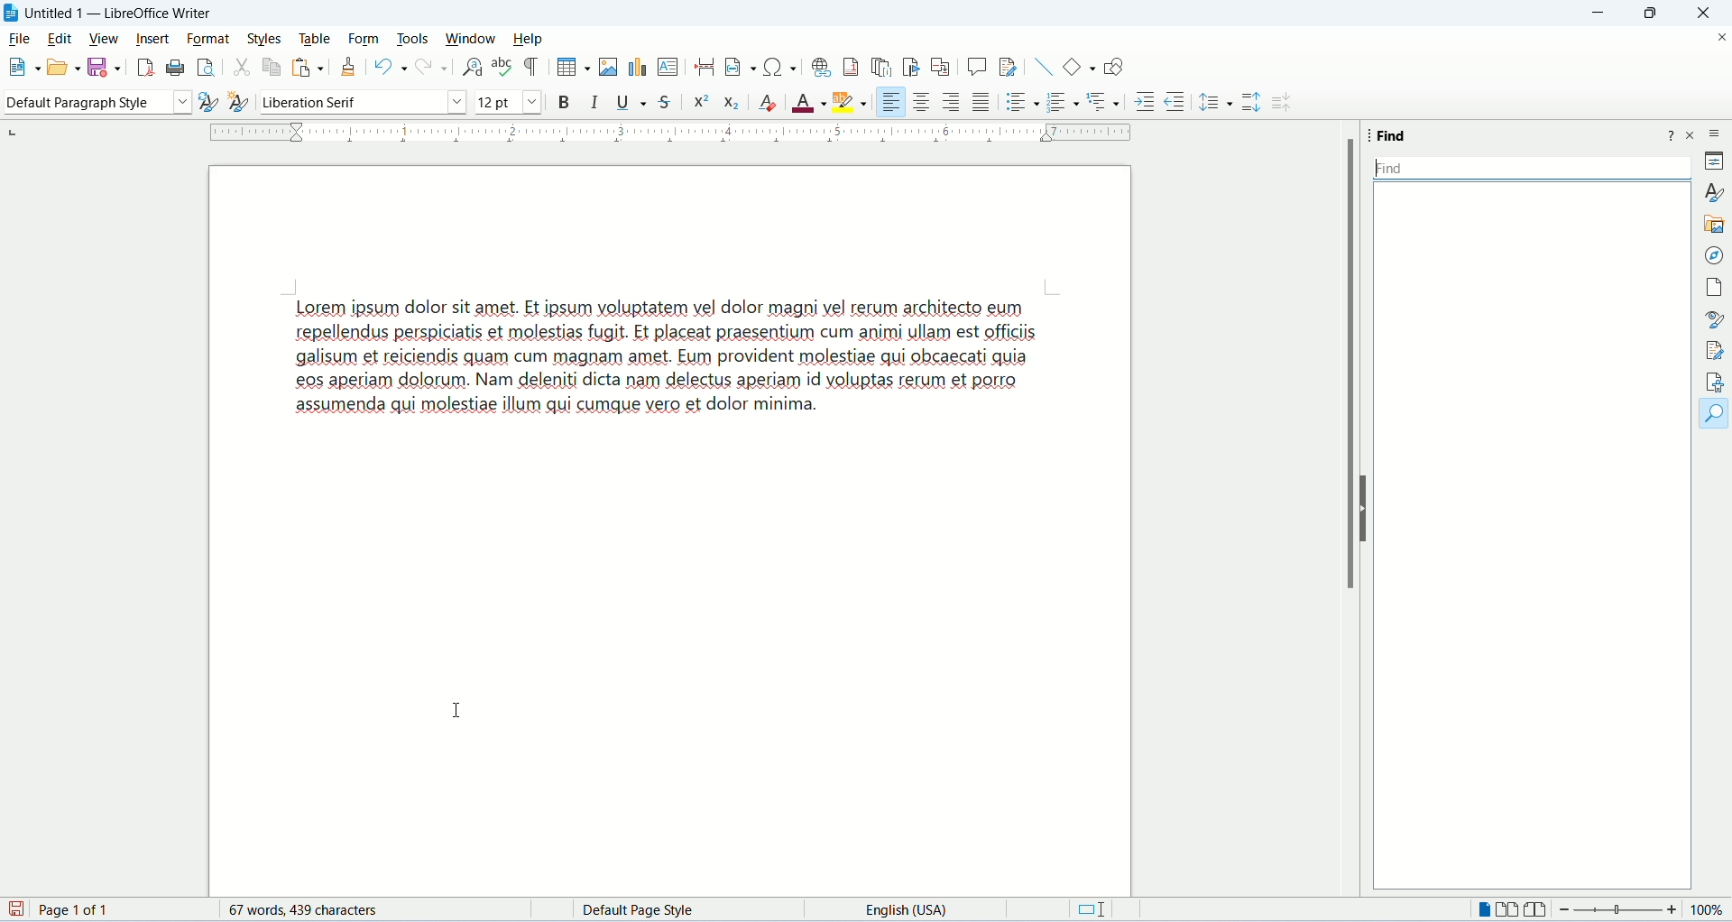 This screenshot has width=1732, height=922. I want to click on select new style, so click(237, 100).